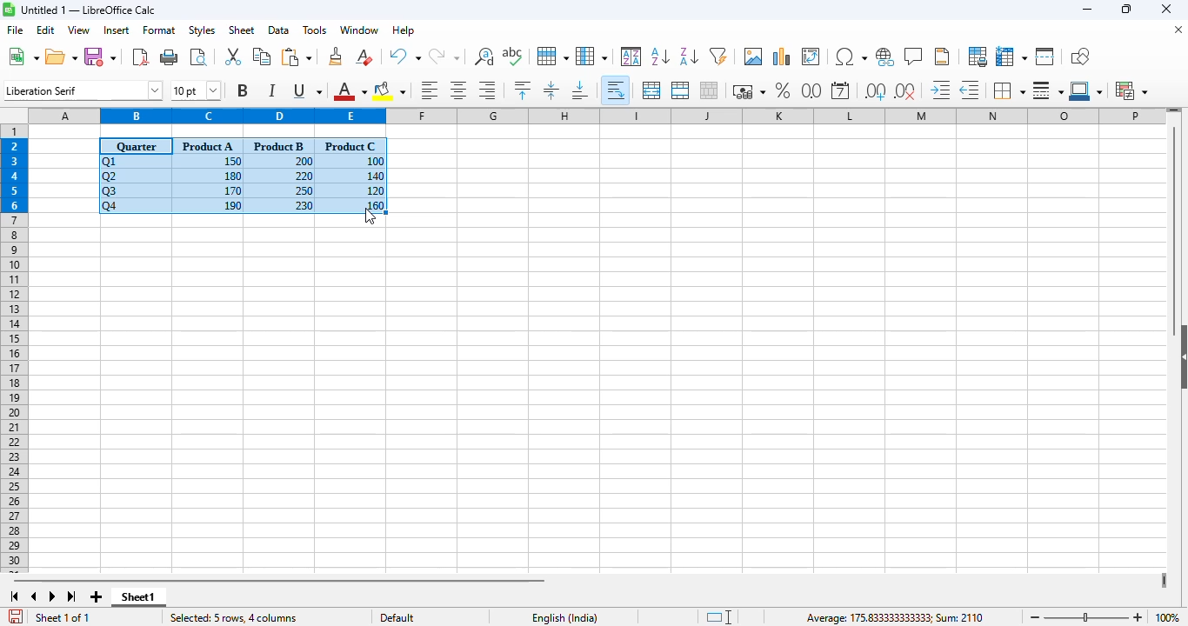  What do you see at coordinates (140, 56) in the screenshot?
I see `export directly as PDF` at bounding box center [140, 56].